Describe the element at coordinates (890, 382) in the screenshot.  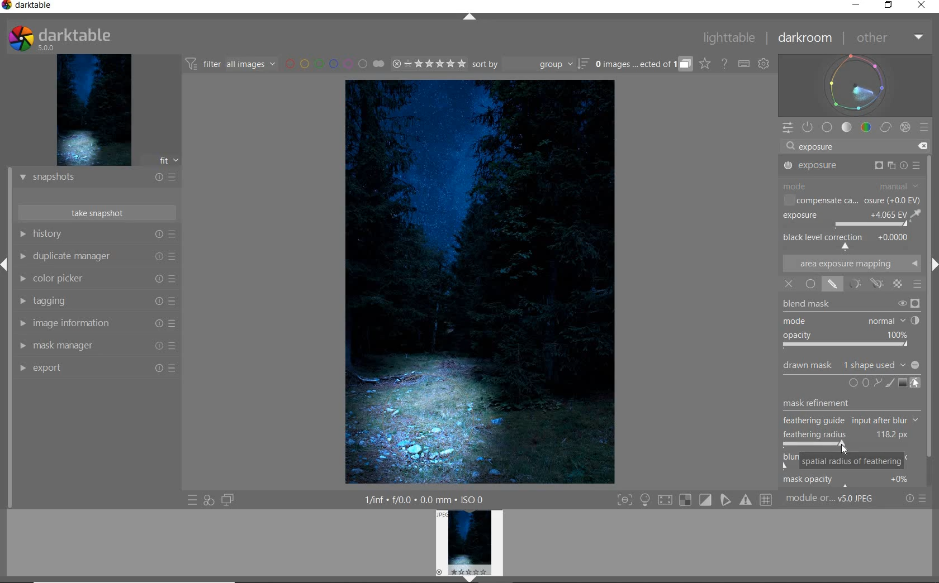
I see `ADD BRUSH` at that location.